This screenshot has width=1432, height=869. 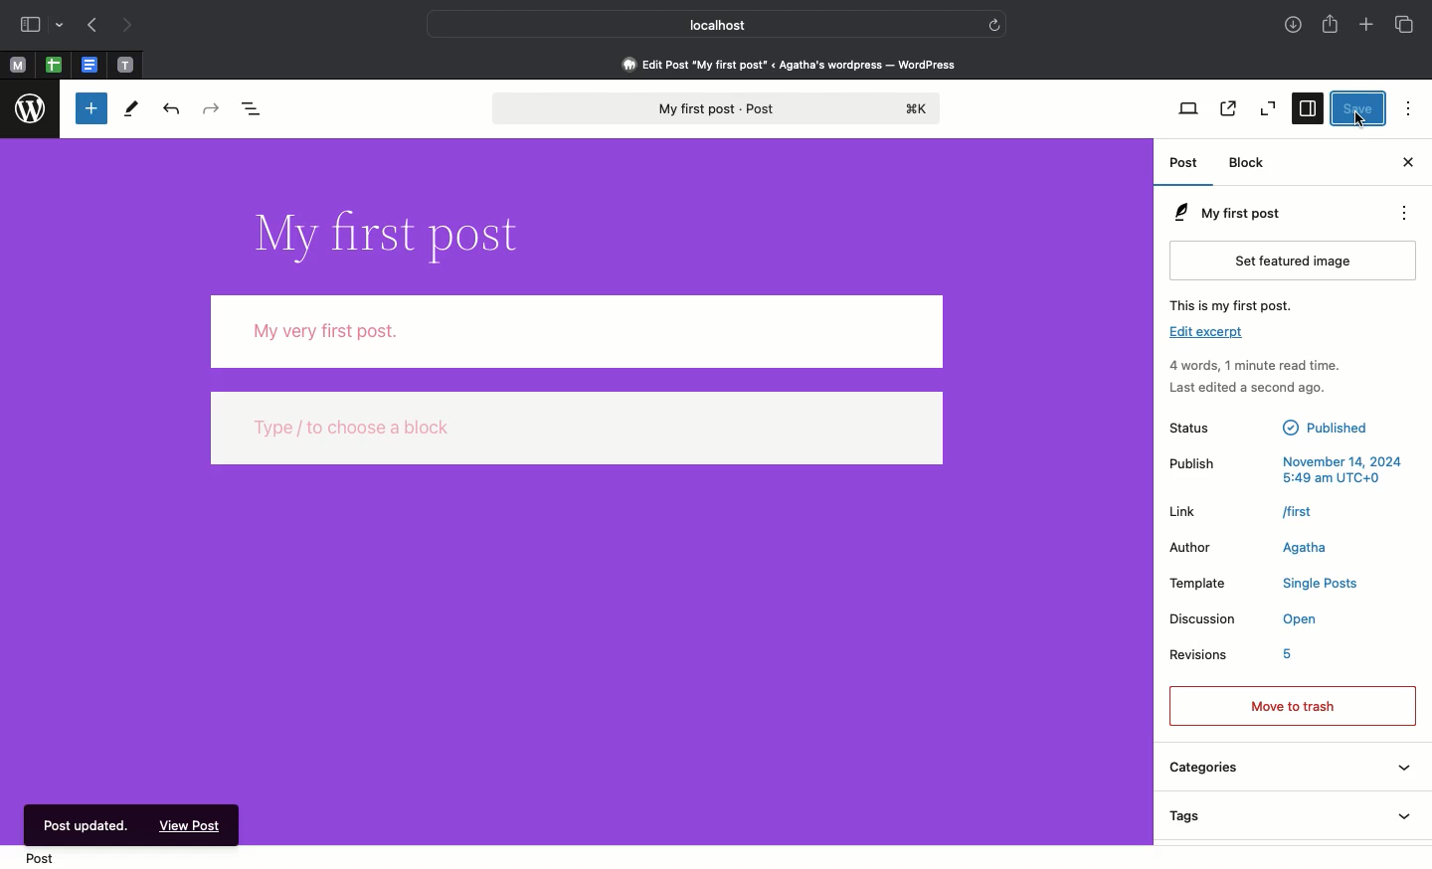 What do you see at coordinates (169, 110) in the screenshot?
I see `Undo` at bounding box center [169, 110].